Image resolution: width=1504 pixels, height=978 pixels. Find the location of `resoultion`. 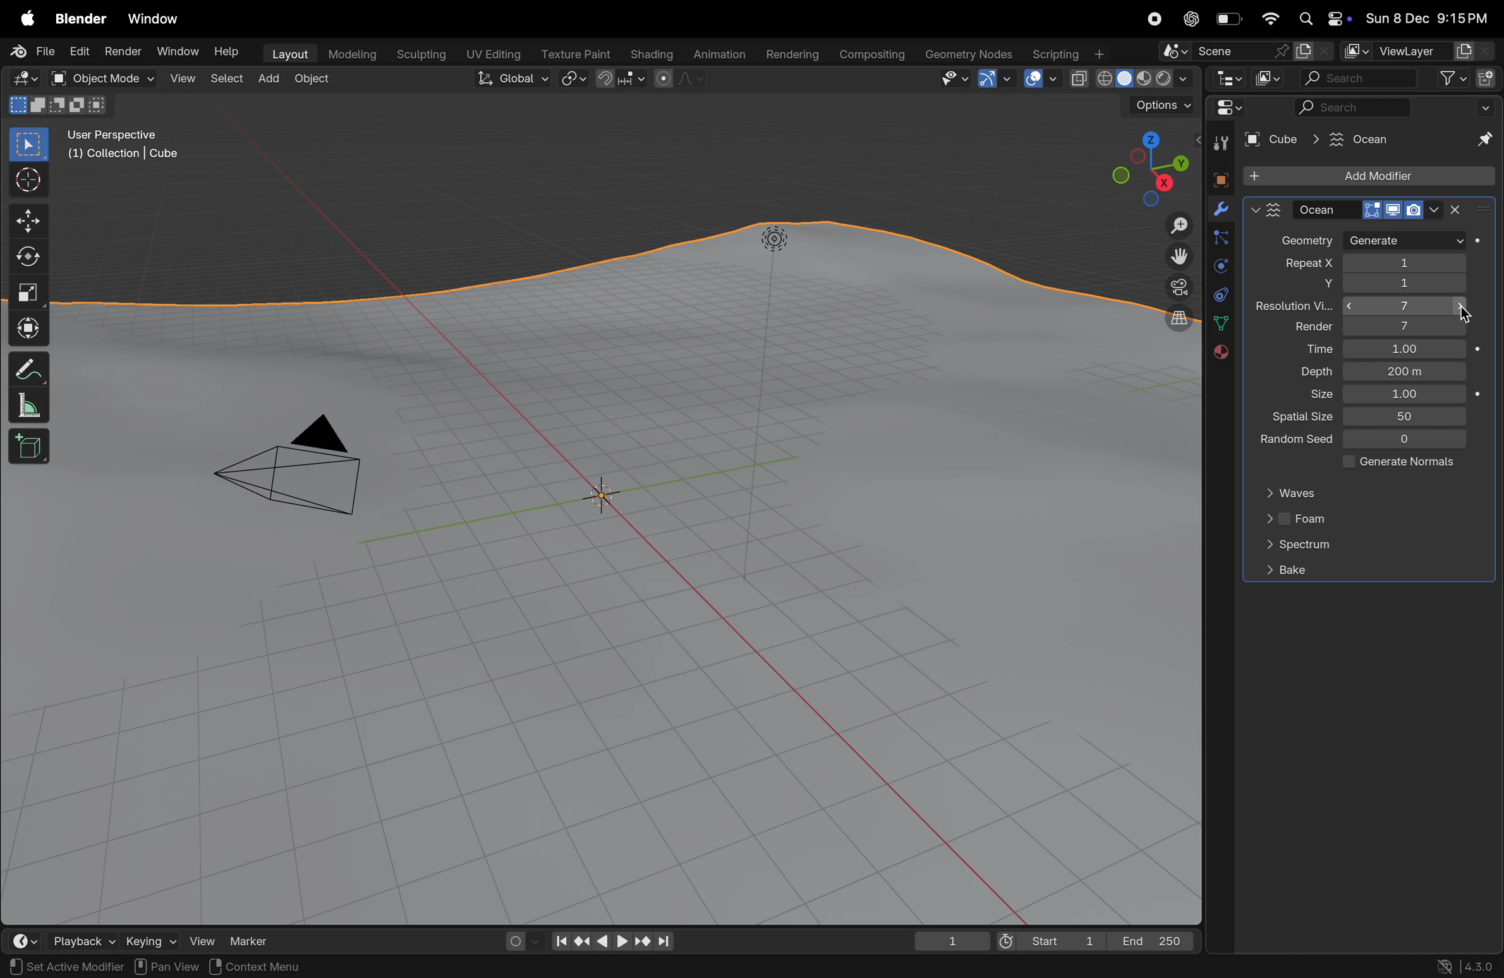

resoultion is located at coordinates (1295, 306).